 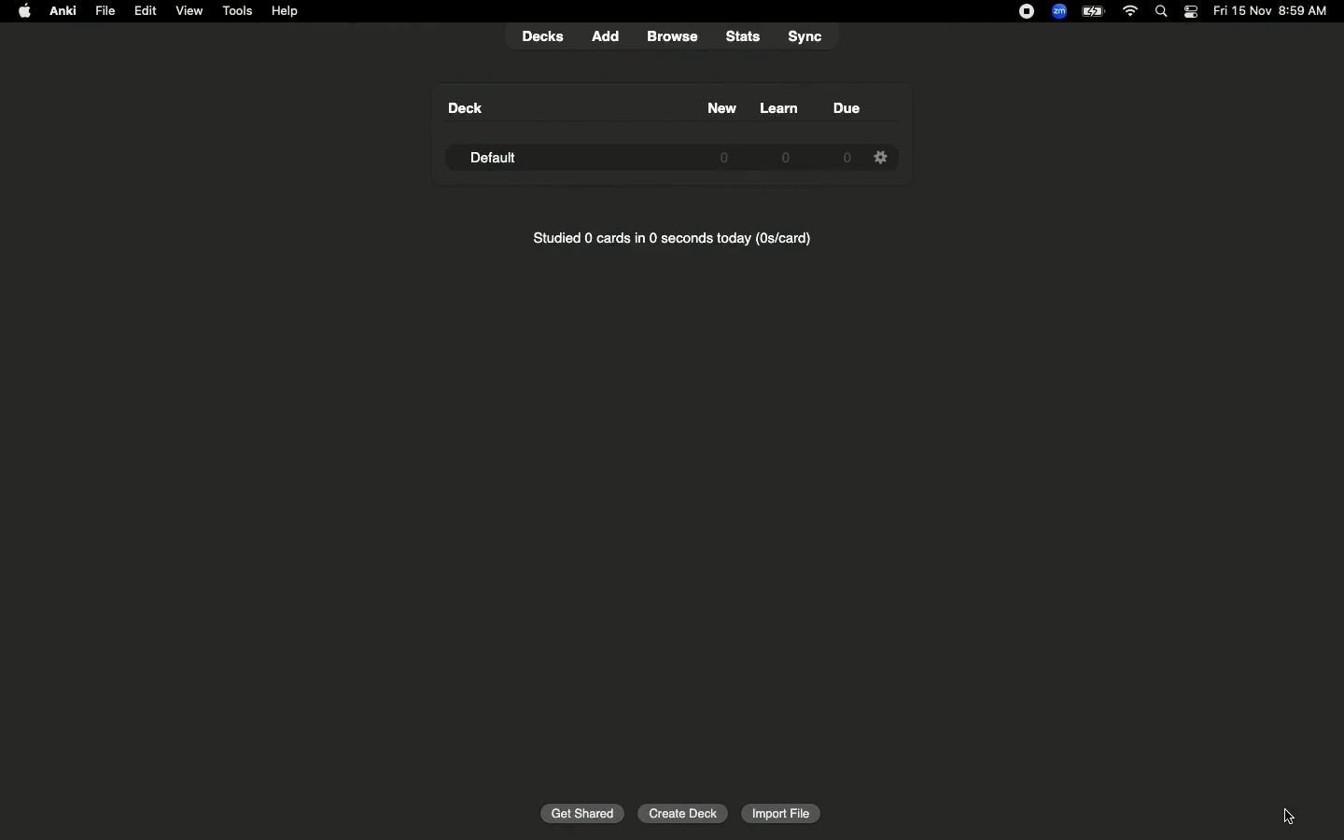 What do you see at coordinates (675, 238) in the screenshot?
I see `Studied 0 cards in 0 seconds` at bounding box center [675, 238].